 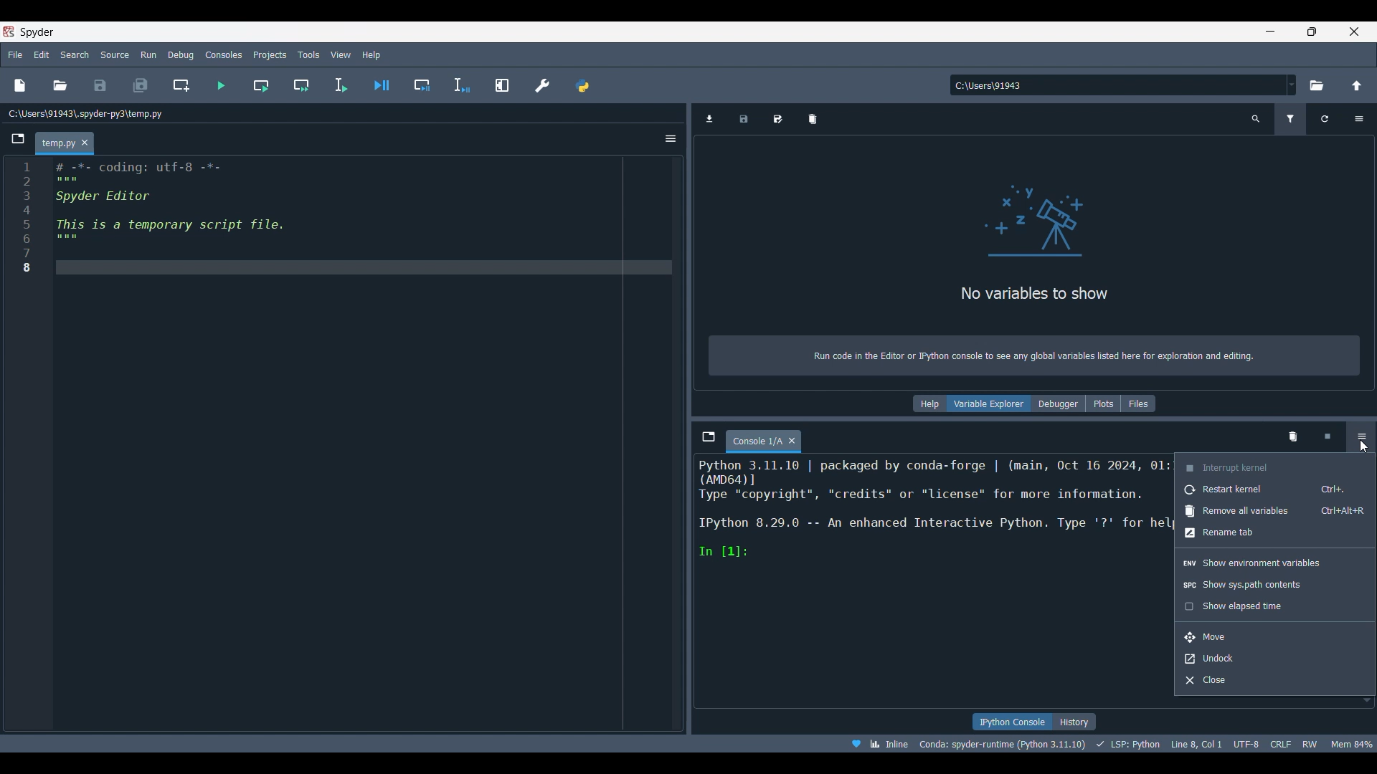 I want to click on Source menu, so click(x=115, y=55).